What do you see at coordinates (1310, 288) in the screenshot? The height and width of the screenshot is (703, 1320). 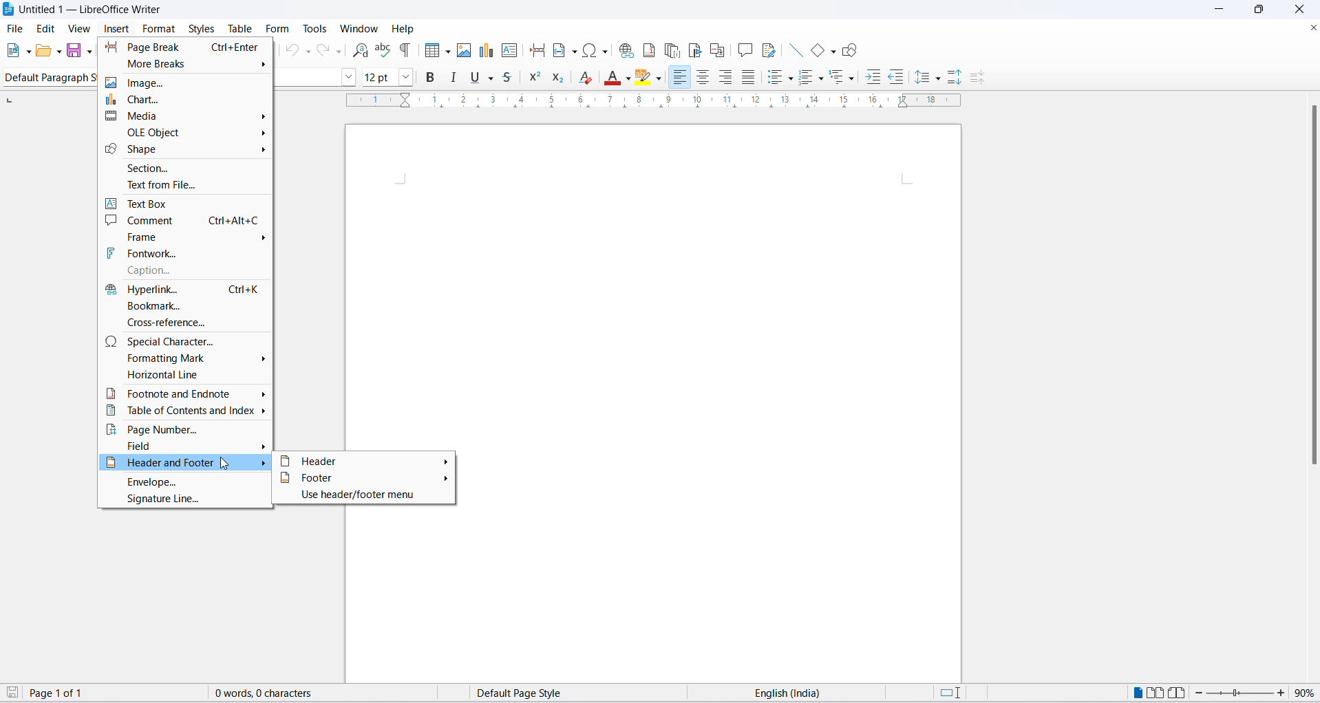 I see `scrollbar` at bounding box center [1310, 288].